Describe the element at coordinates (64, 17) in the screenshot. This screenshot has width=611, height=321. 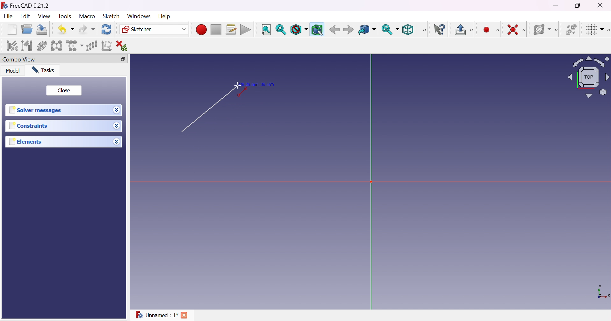
I see `Tools` at that location.